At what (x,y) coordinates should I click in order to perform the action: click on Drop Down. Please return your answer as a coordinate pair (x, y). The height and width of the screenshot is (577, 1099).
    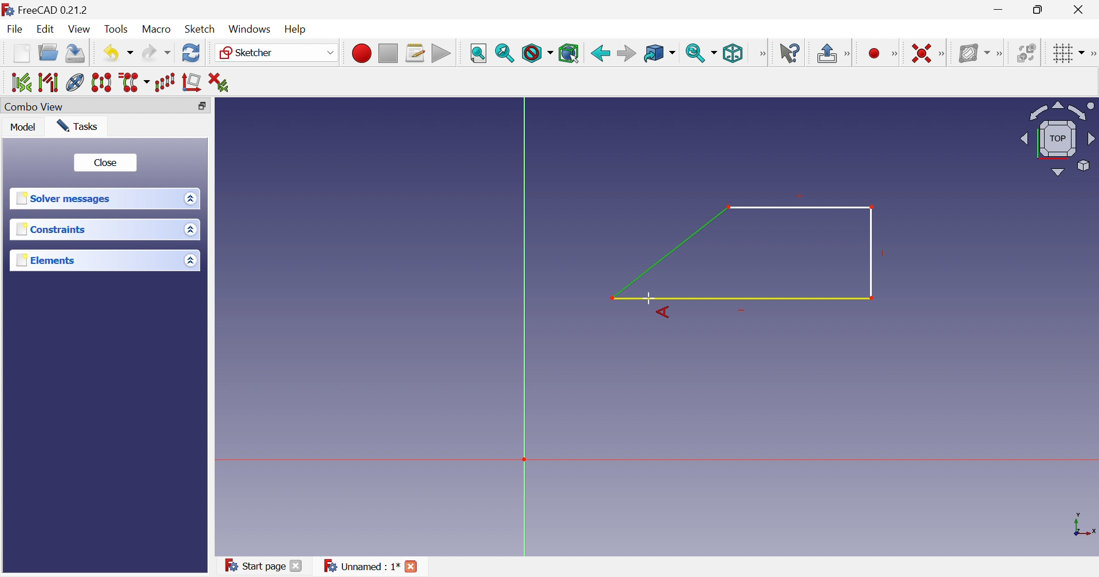
    Looking at the image, I should click on (131, 53).